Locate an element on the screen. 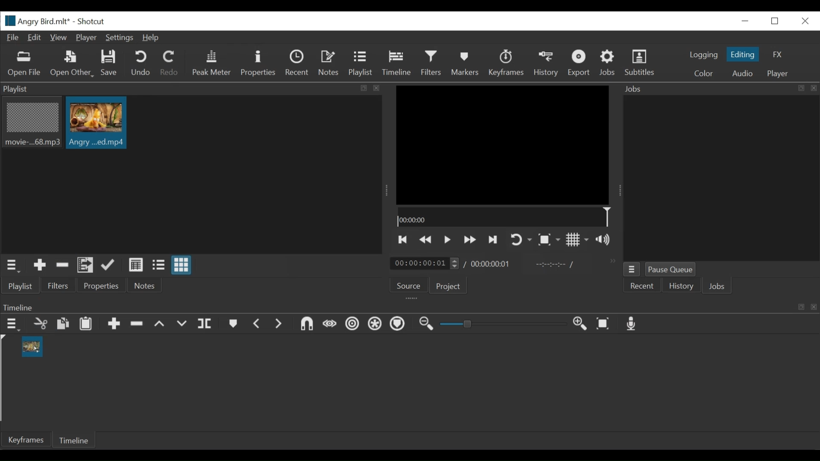  FX is located at coordinates (779, 54).